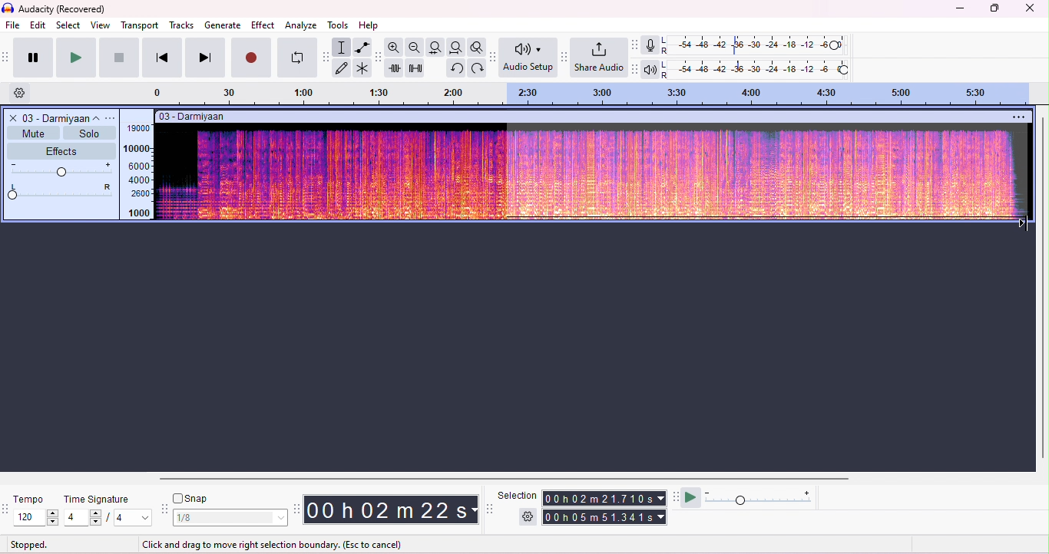 Image resolution: width=1049 pixels, height=554 pixels. I want to click on cursor movement on mouse up, so click(1023, 224).